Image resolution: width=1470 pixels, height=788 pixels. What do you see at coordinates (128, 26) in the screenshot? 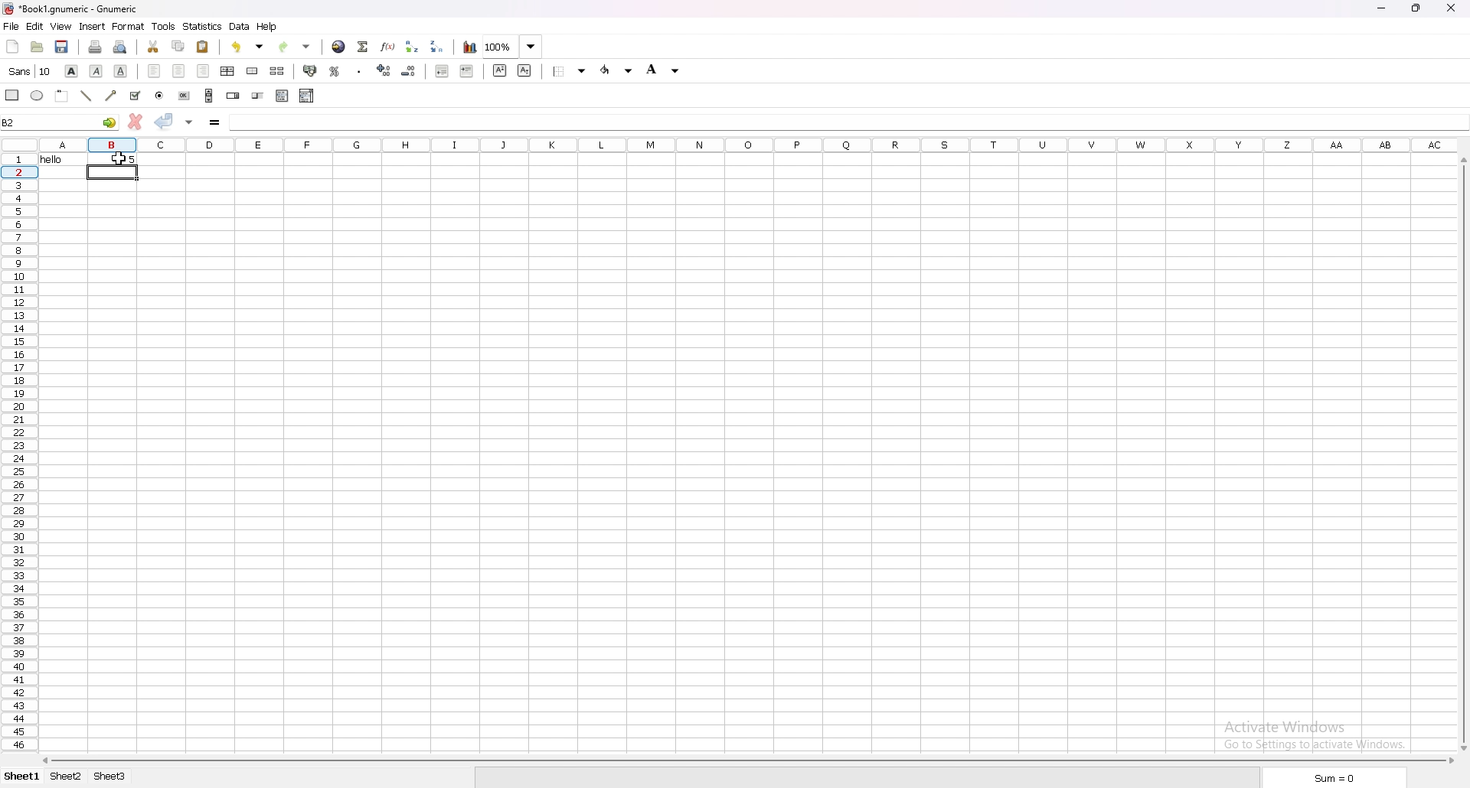
I see `format` at bounding box center [128, 26].